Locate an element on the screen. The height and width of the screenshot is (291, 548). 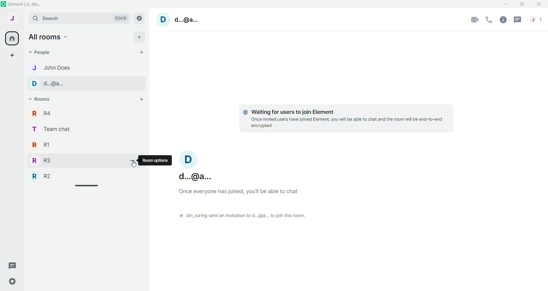
search is located at coordinates (79, 19).